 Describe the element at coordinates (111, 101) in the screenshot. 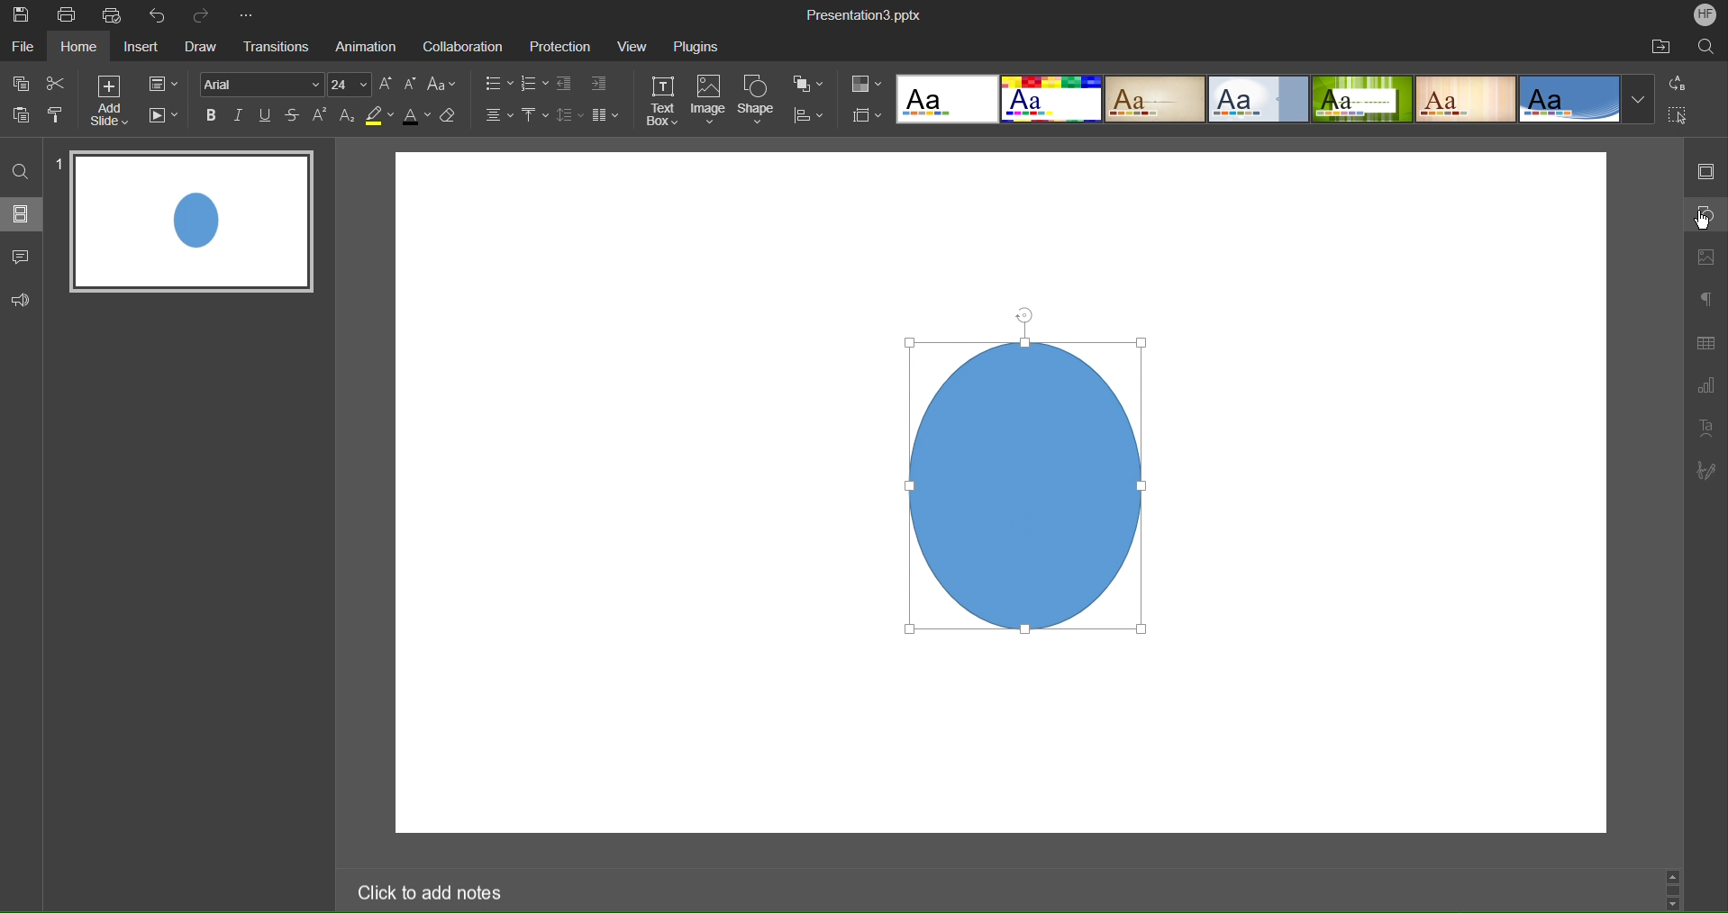

I see `Add Slide` at that location.